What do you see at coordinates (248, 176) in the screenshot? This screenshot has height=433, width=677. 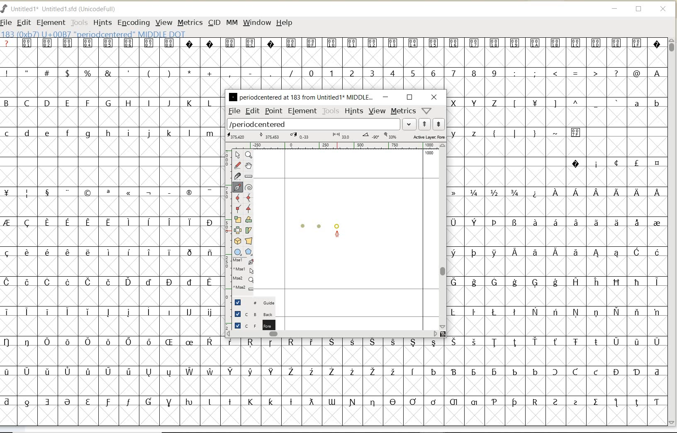 I see `measure a distance, angle between points` at bounding box center [248, 176].